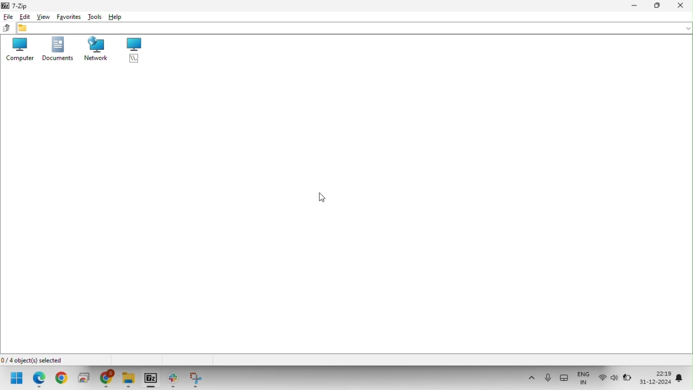 Image resolution: width=693 pixels, height=390 pixels. I want to click on File, so click(7, 17).